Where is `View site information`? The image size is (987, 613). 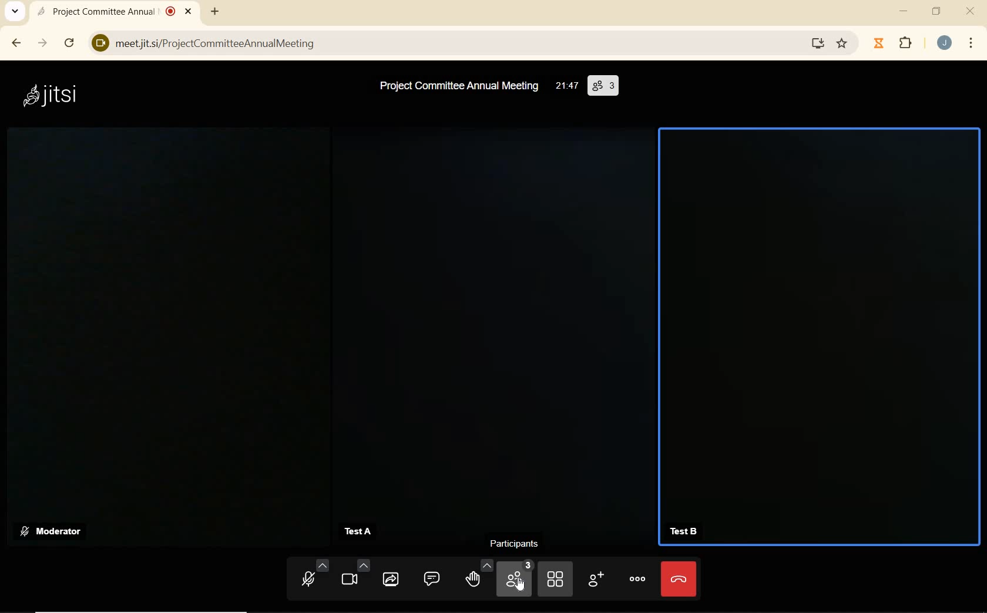
View site information is located at coordinates (96, 42).